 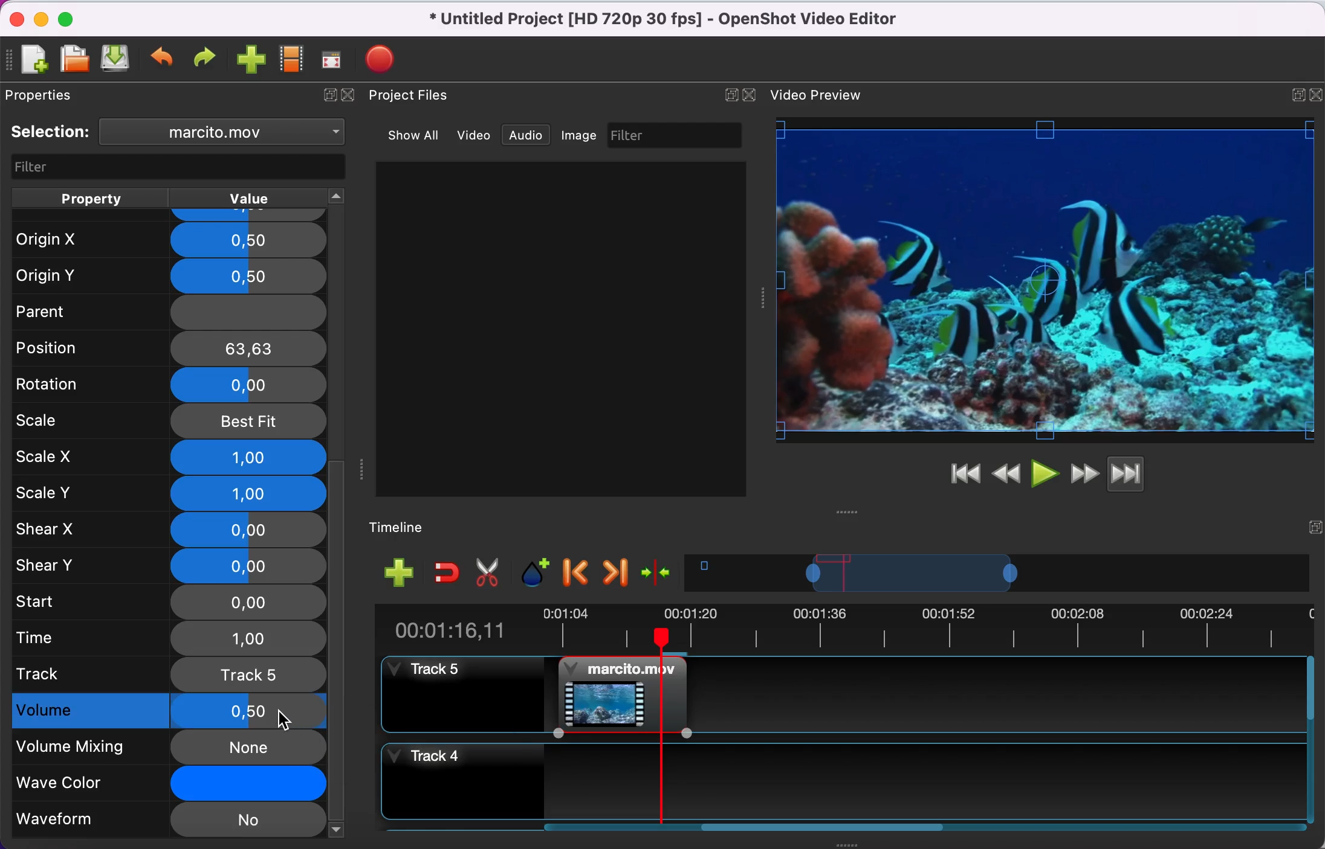 What do you see at coordinates (251, 60) in the screenshot?
I see `import file` at bounding box center [251, 60].